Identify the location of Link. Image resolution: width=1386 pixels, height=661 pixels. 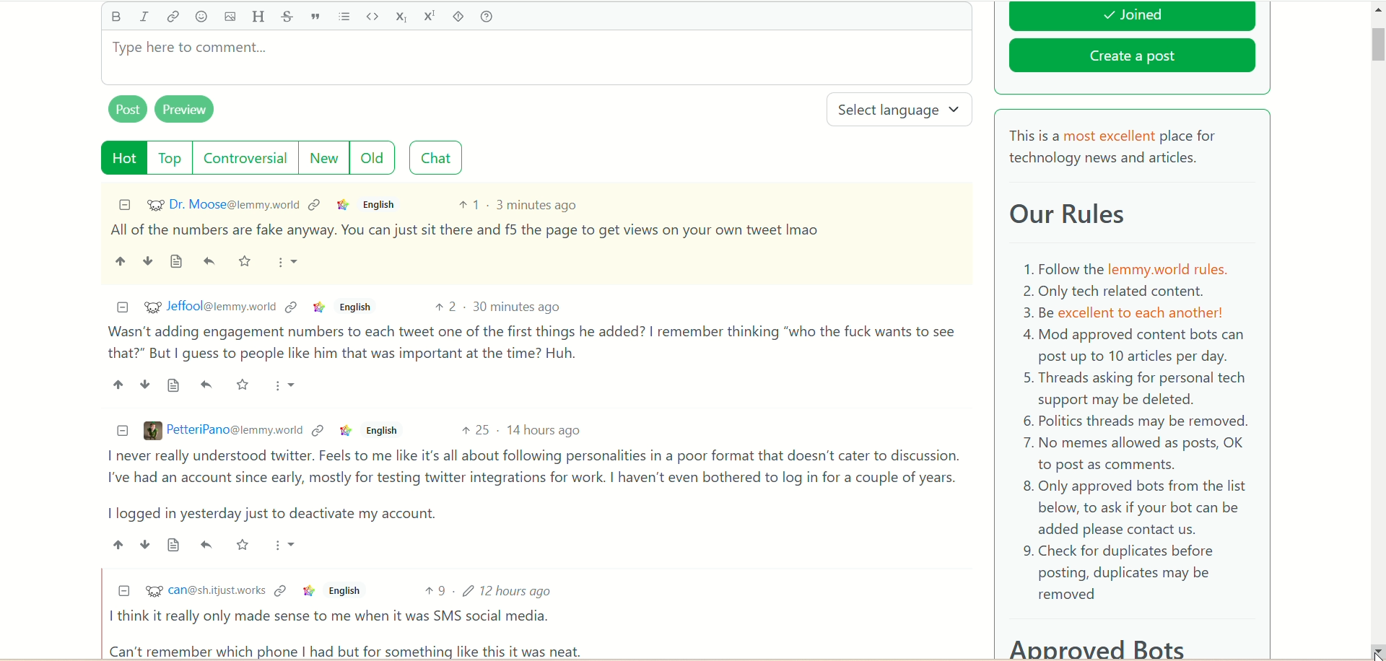
(319, 307).